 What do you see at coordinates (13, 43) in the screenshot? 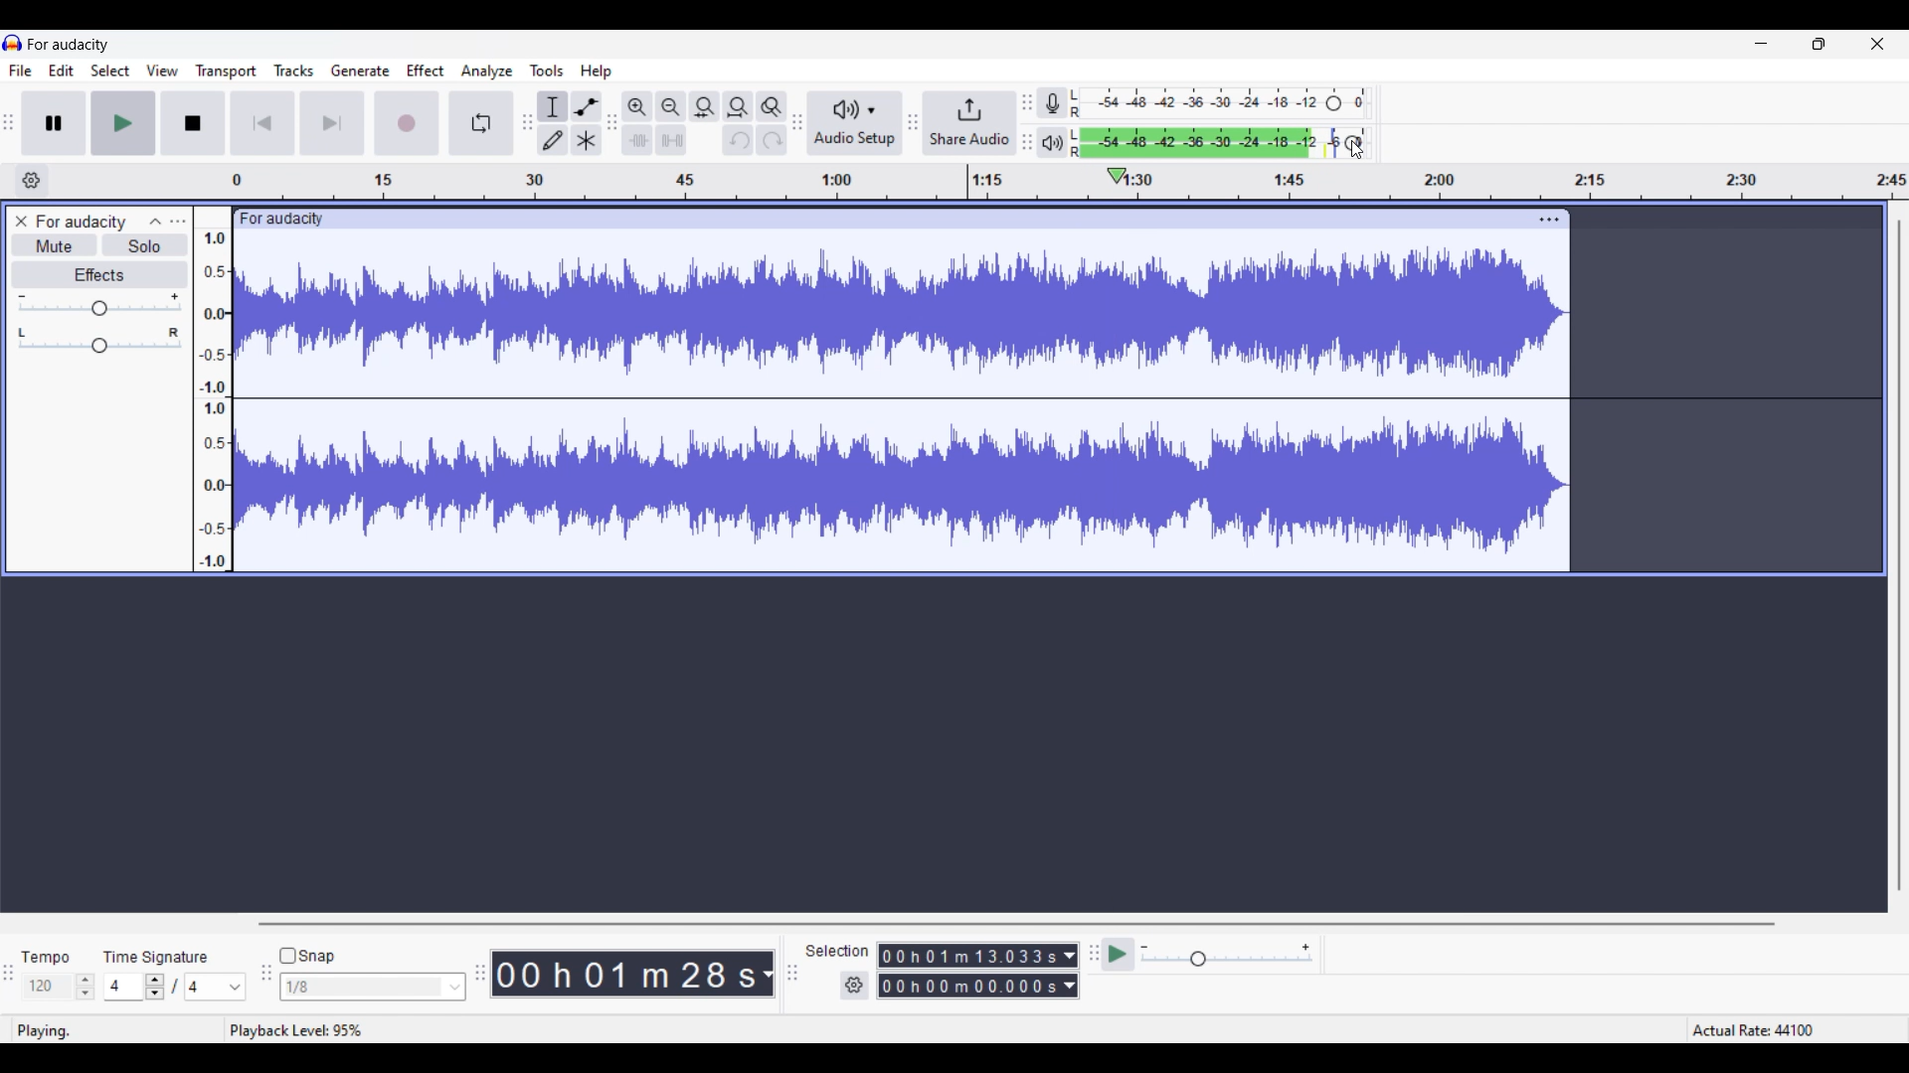
I see `Software logo` at bounding box center [13, 43].